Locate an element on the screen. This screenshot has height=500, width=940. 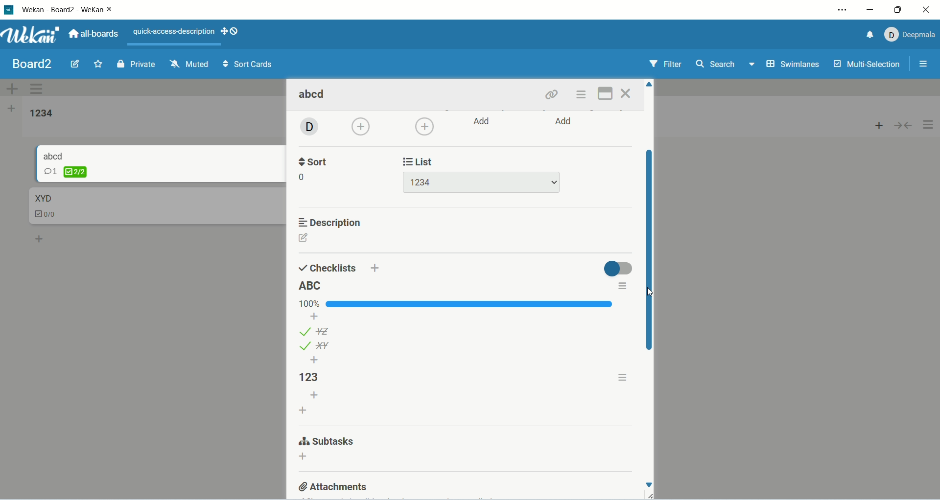
edit is located at coordinates (74, 64).